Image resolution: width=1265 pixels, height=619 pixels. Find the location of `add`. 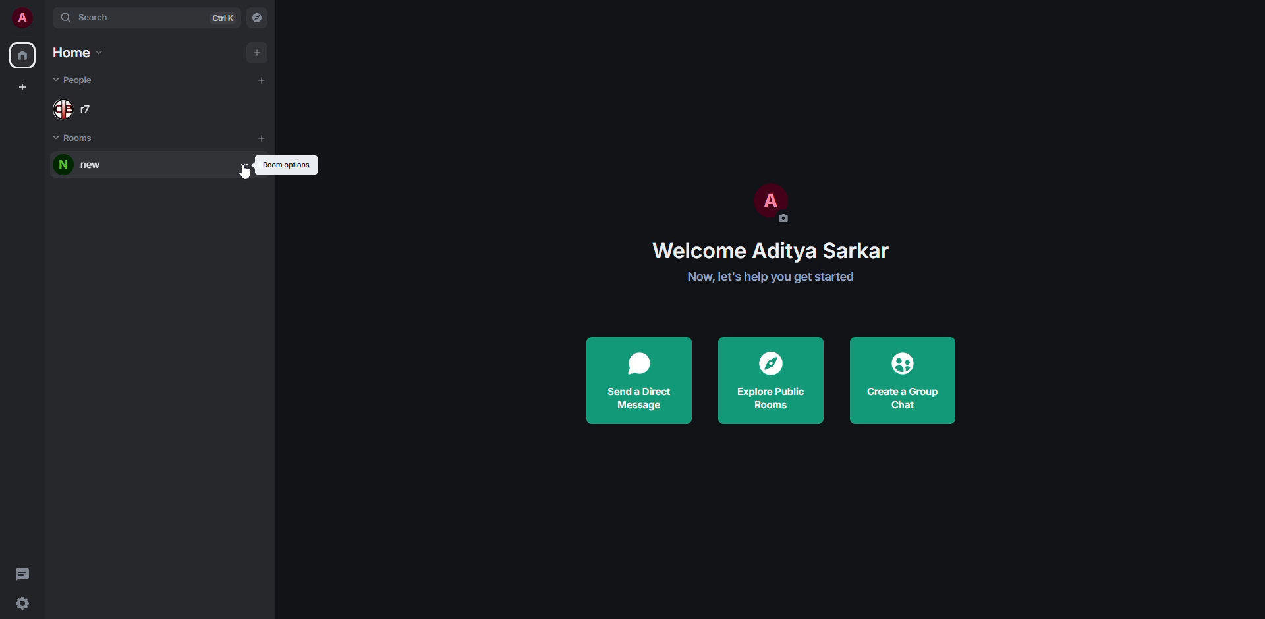

add is located at coordinates (262, 138).